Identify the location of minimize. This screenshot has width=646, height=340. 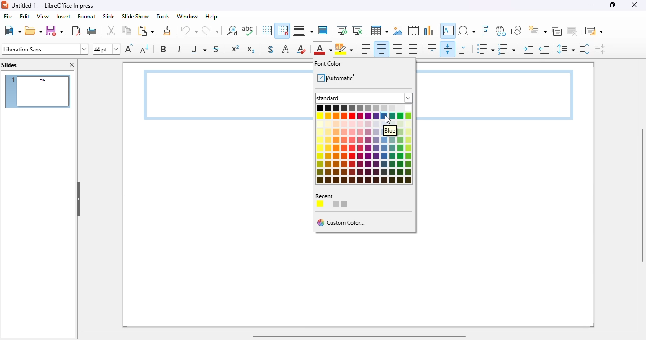
(591, 5).